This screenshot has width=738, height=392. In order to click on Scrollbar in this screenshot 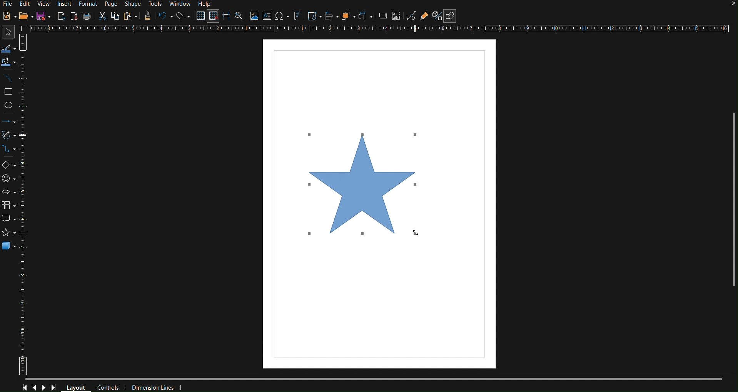, I will do `click(729, 195)`.